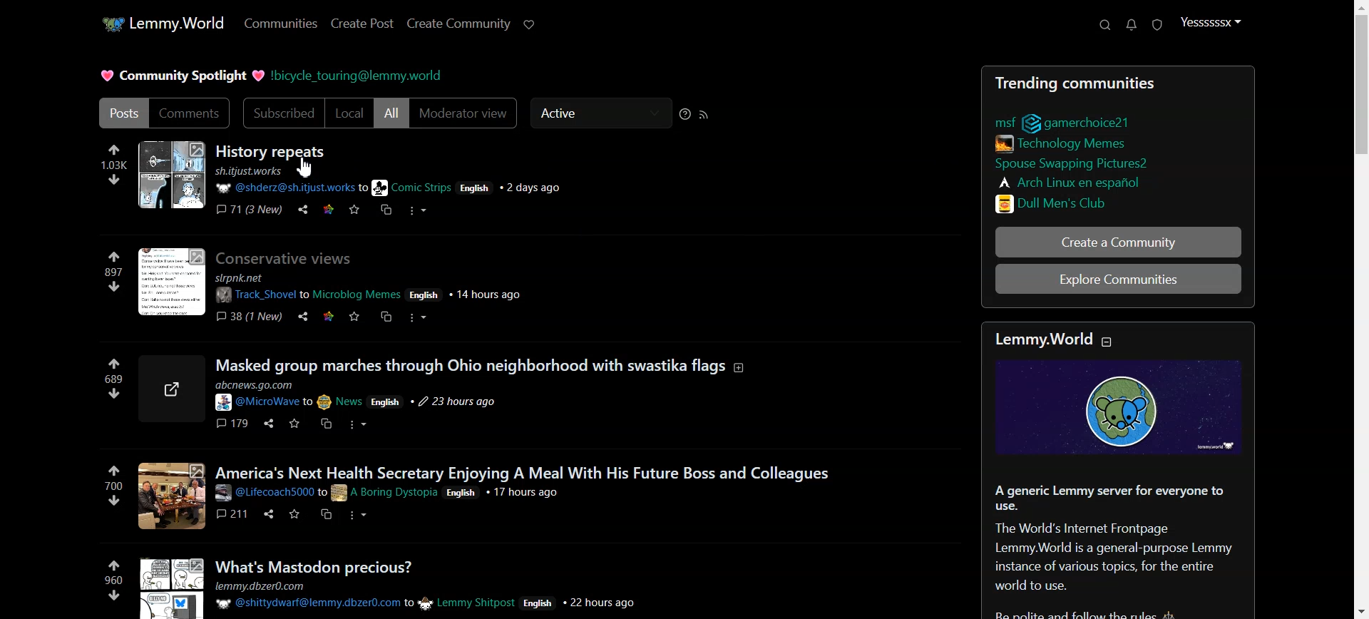  What do you see at coordinates (250, 210) in the screenshot?
I see `Comment` at bounding box center [250, 210].